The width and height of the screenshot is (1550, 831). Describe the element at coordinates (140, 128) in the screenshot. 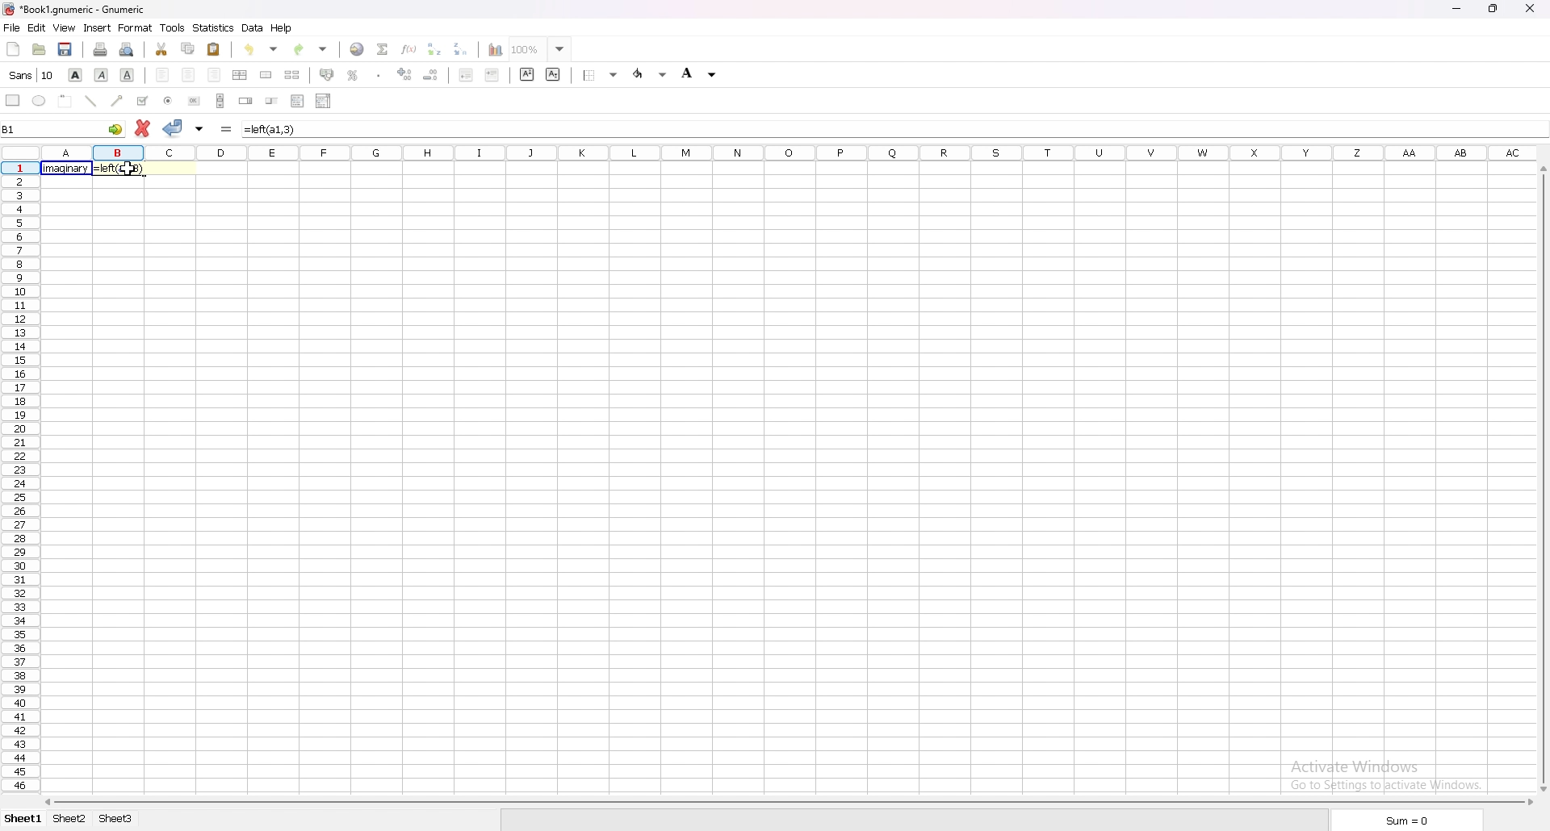

I see `cancel changes` at that location.